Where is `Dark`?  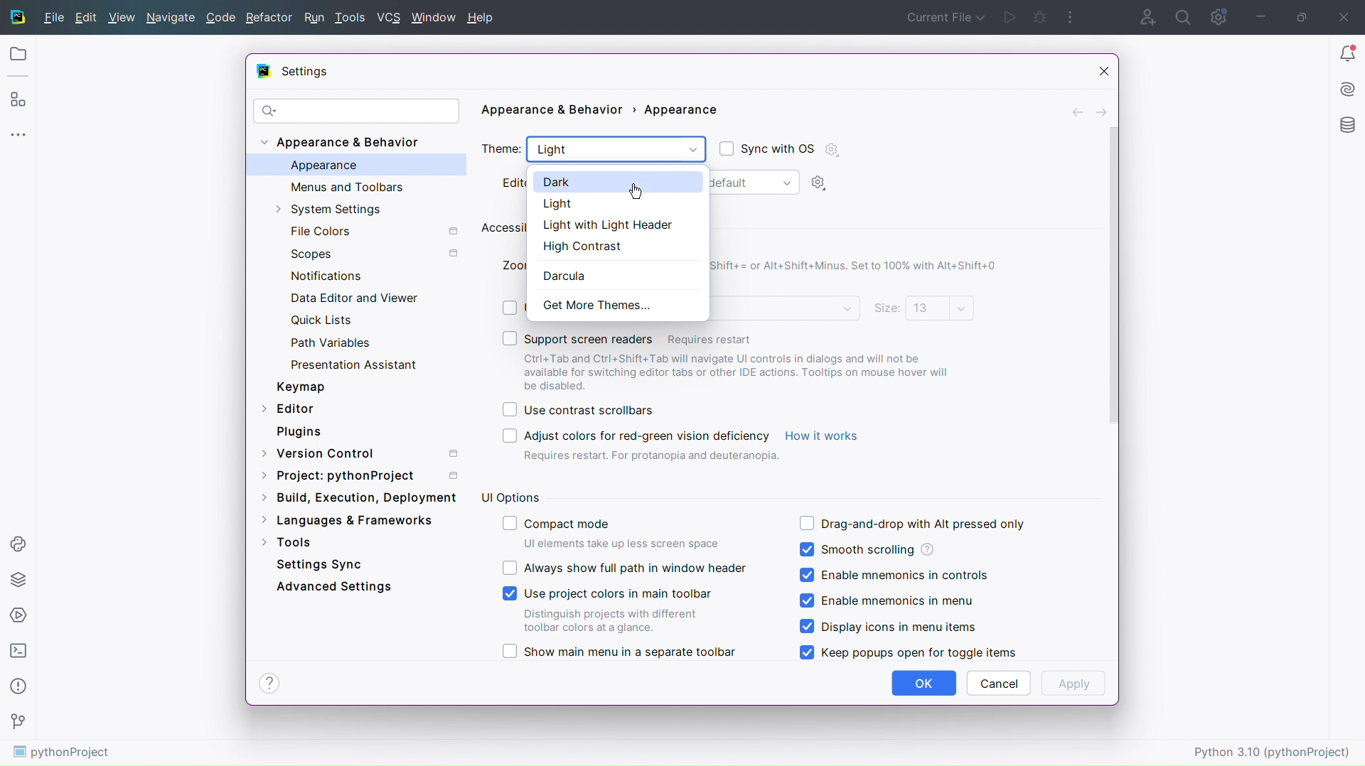
Dark is located at coordinates (617, 183).